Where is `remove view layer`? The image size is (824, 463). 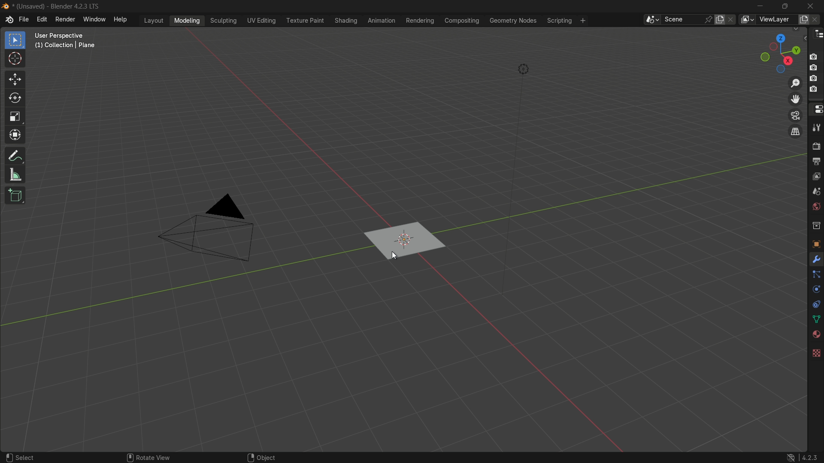
remove view layer is located at coordinates (816, 20).